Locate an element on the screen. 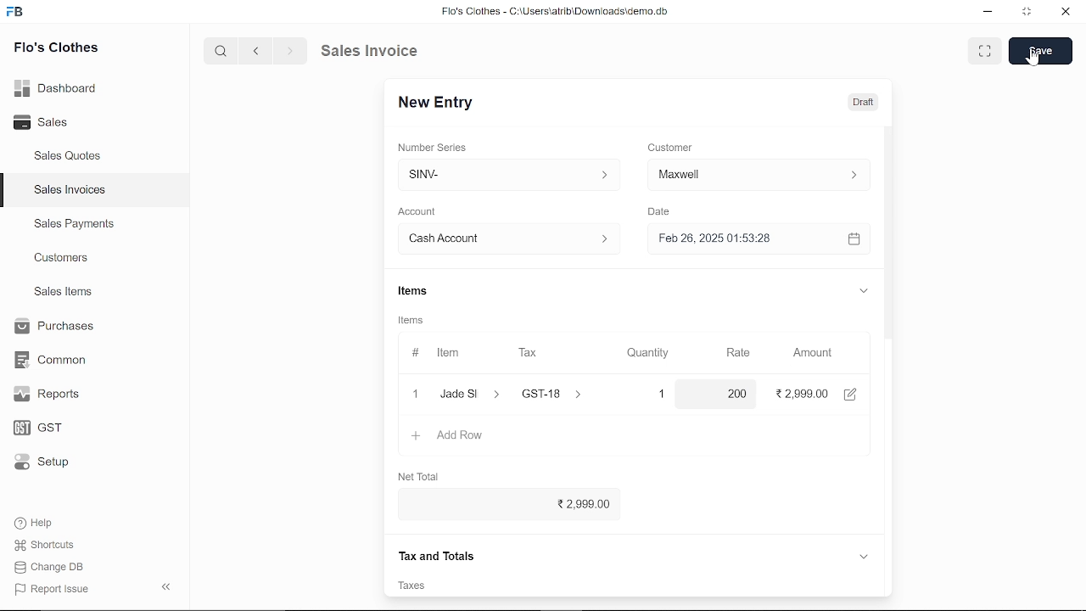 The width and height of the screenshot is (1086, 611). 2,999.00 is located at coordinates (804, 393).